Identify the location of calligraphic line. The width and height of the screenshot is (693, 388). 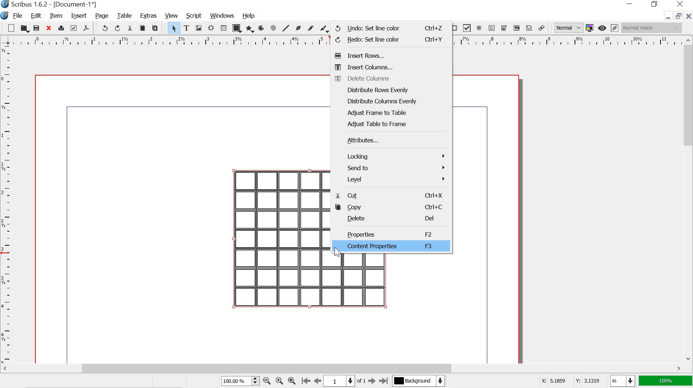
(323, 28).